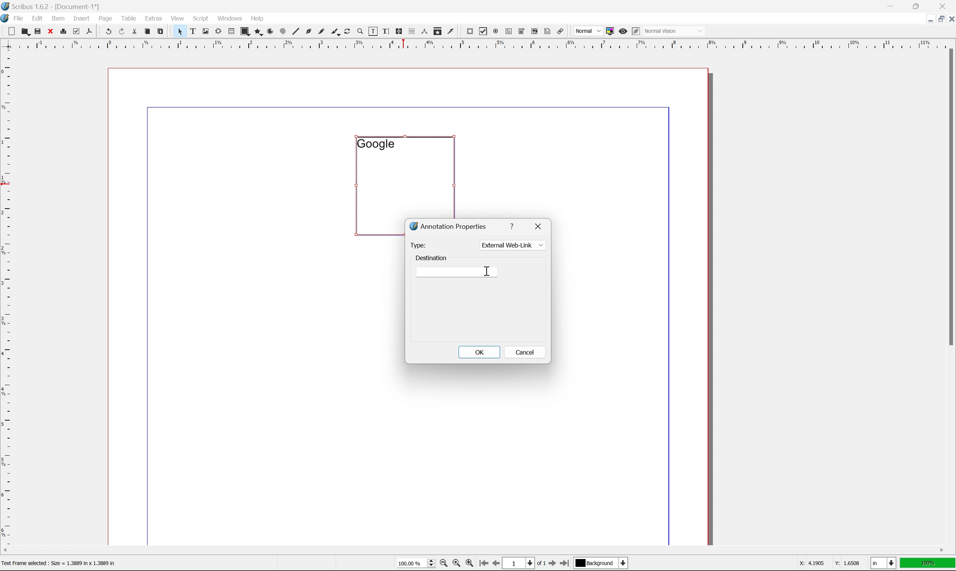 This screenshot has height=571, width=956. I want to click on cancel, so click(525, 354).